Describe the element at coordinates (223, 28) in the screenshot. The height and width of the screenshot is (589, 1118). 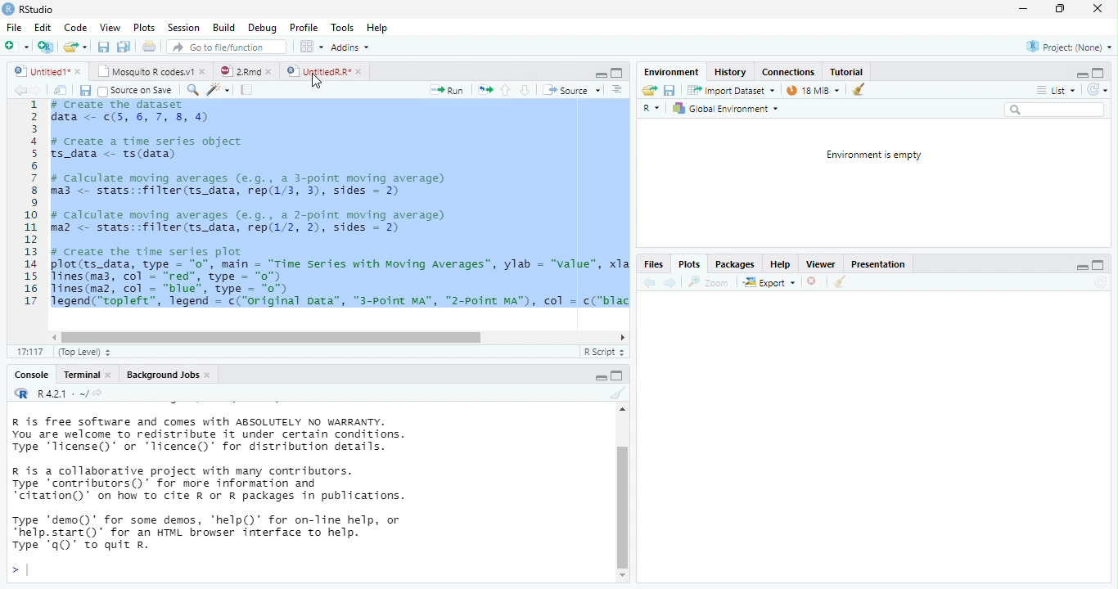
I see `Build` at that location.